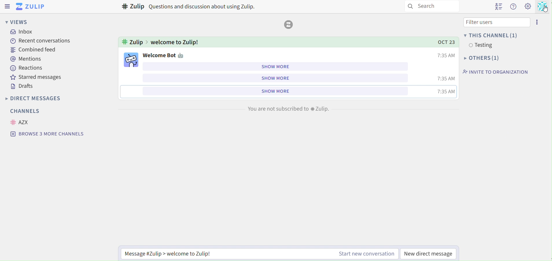  What do you see at coordinates (16, 22) in the screenshot?
I see `views` at bounding box center [16, 22].